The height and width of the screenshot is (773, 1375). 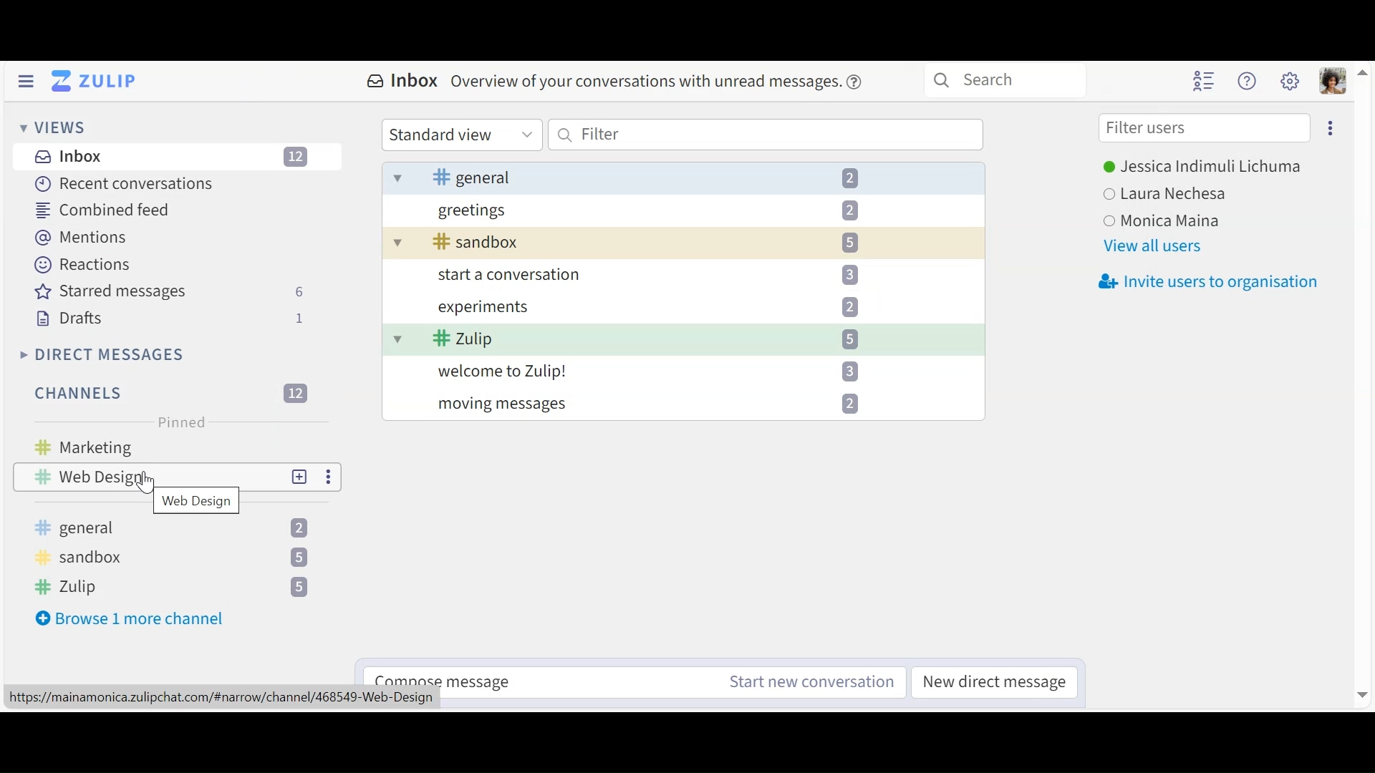 What do you see at coordinates (1206, 165) in the screenshot?
I see `Jessica Indimuli Lichuma` at bounding box center [1206, 165].